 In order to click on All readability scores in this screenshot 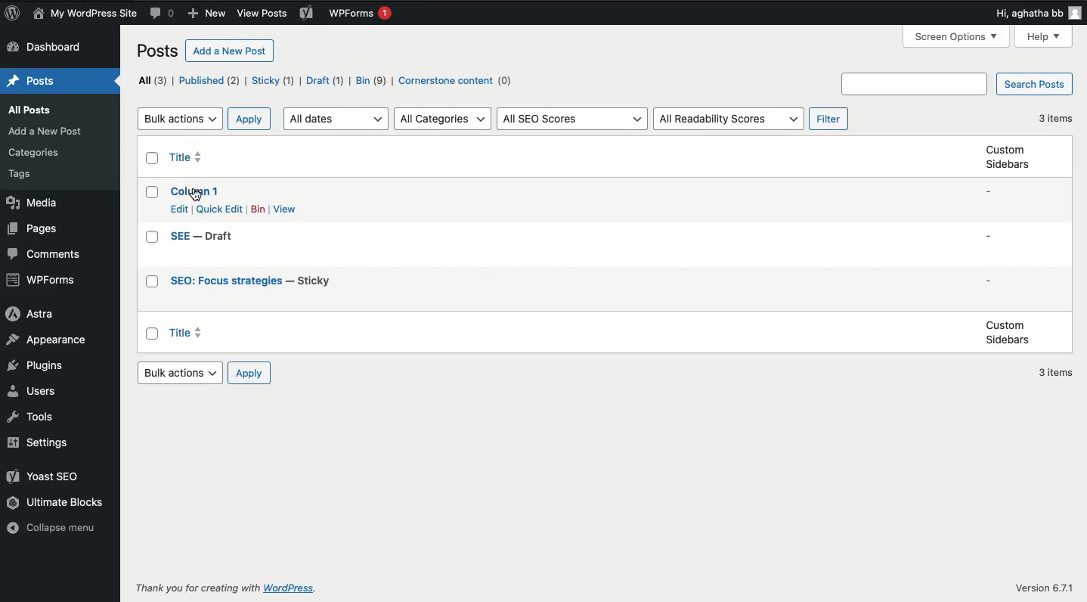, I will do `click(727, 118)`.